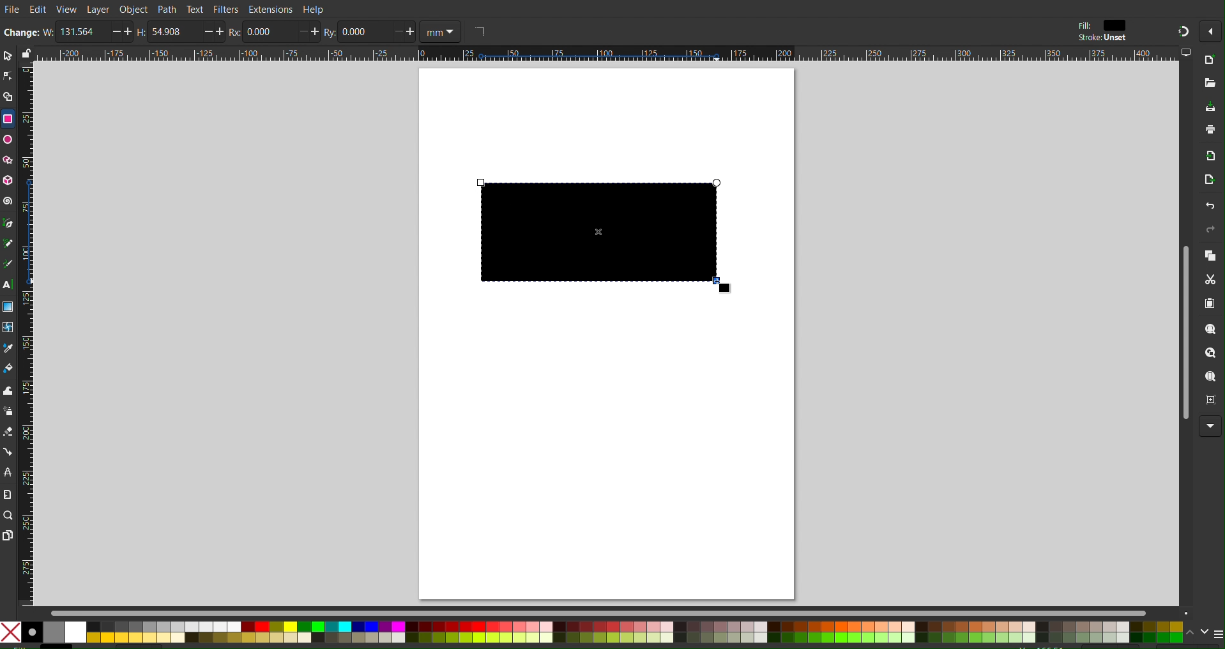 The height and width of the screenshot is (649, 1225). What do you see at coordinates (1186, 52) in the screenshot?
I see `computer icon` at bounding box center [1186, 52].